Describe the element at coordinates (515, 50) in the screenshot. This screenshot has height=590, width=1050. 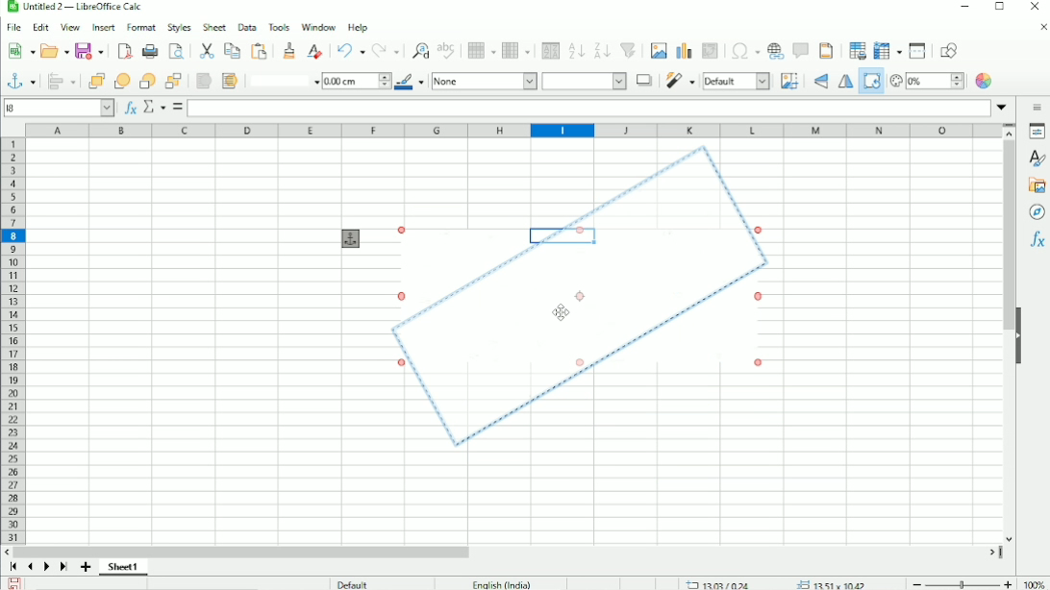
I see `Column` at that location.